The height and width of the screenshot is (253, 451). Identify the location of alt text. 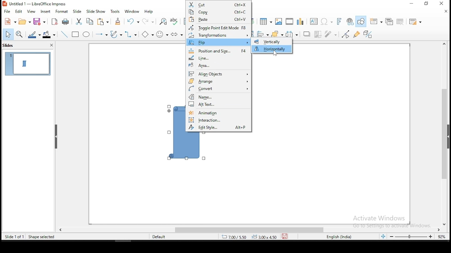
(218, 104).